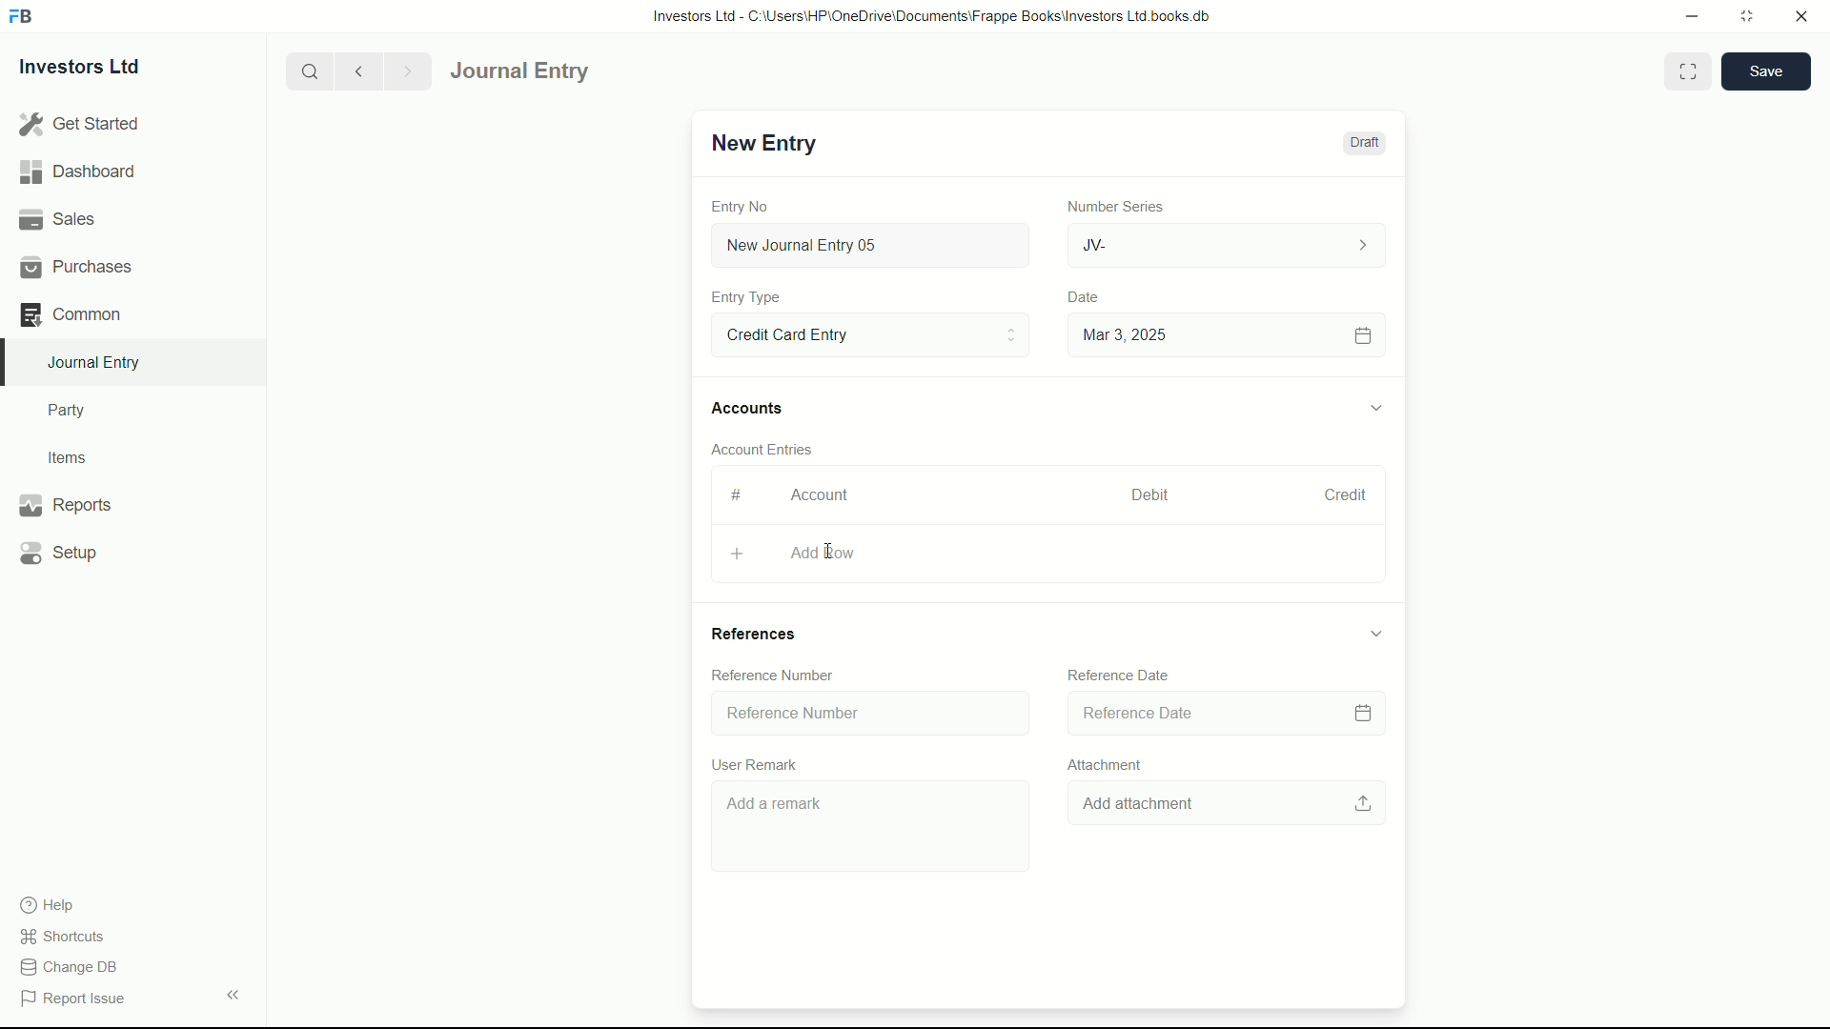  Describe the element at coordinates (356, 71) in the screenshot. I see `previous` at that location.